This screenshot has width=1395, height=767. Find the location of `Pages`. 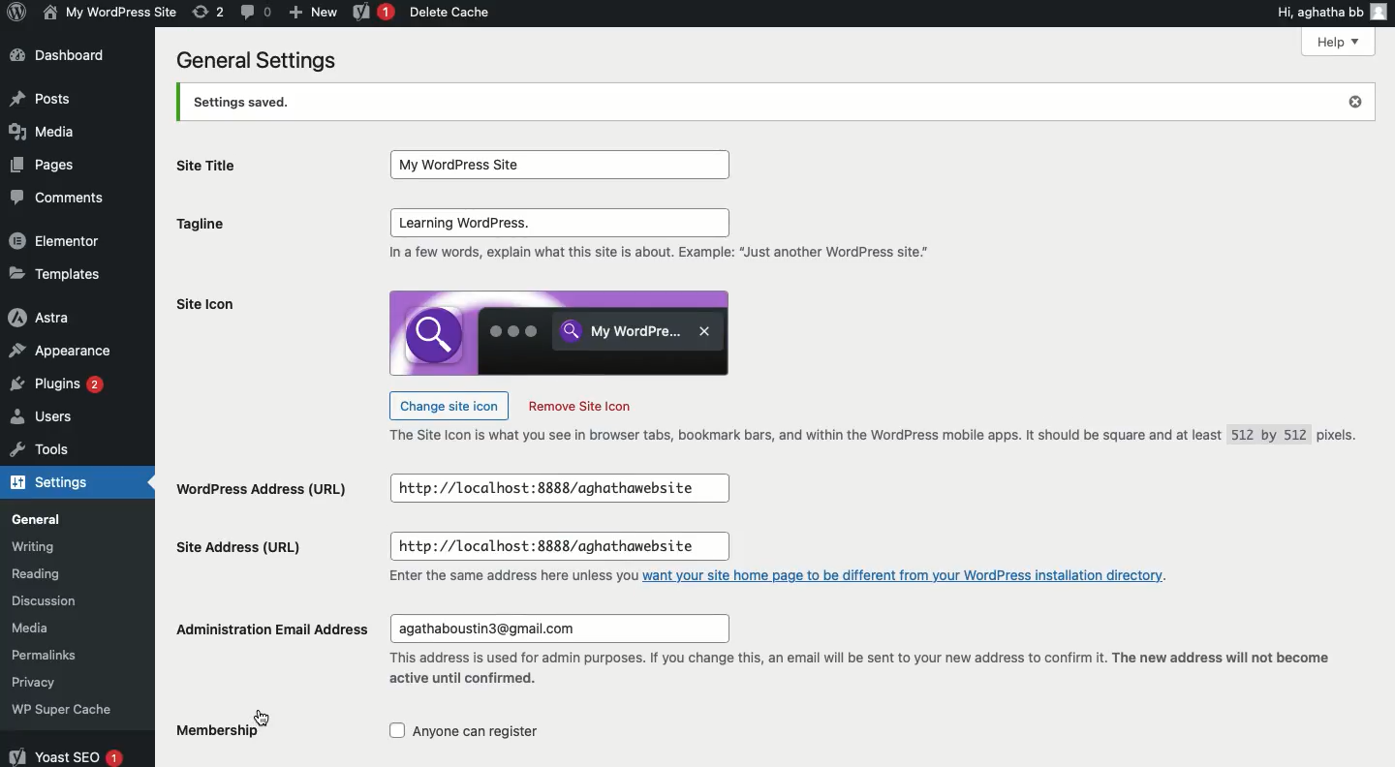

Pages is located at coordinates (47, 166).